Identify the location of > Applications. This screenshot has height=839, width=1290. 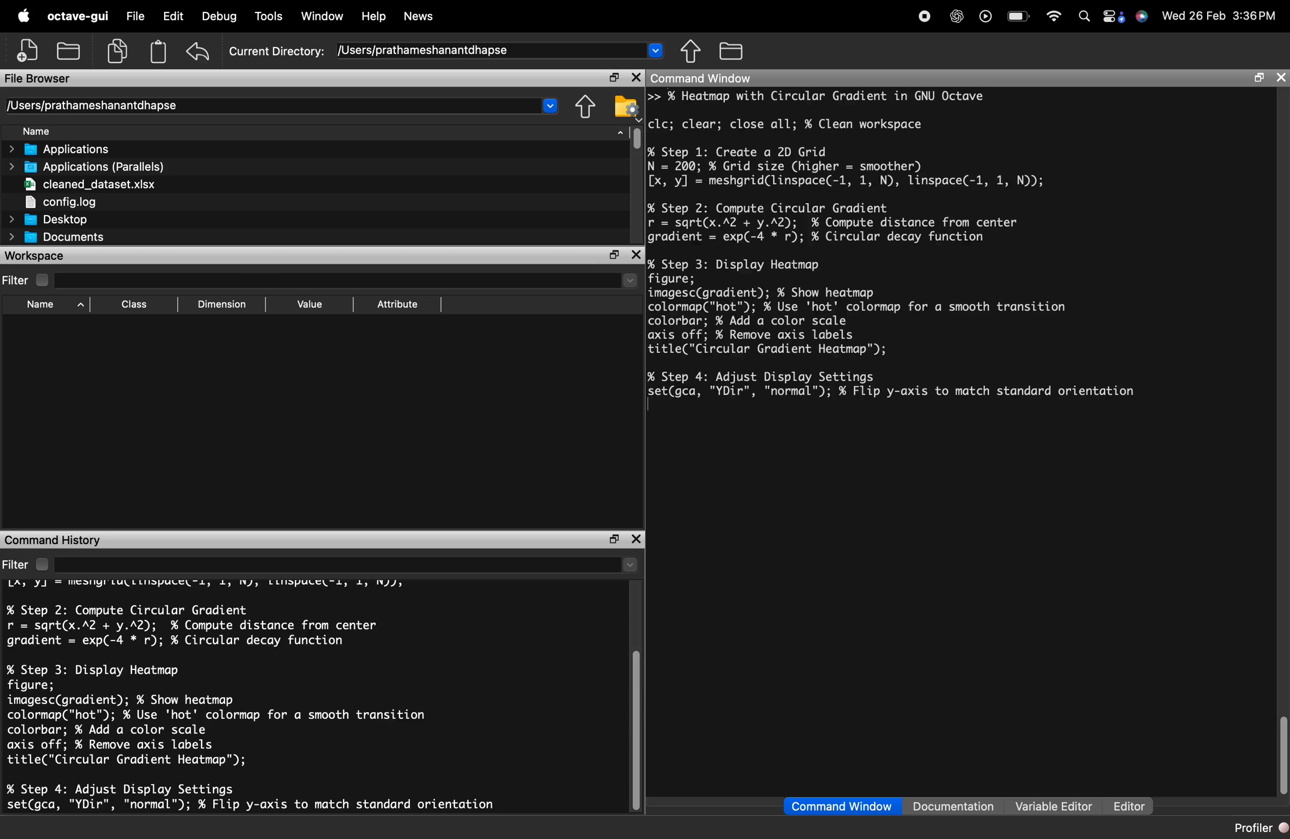
(79, 149).